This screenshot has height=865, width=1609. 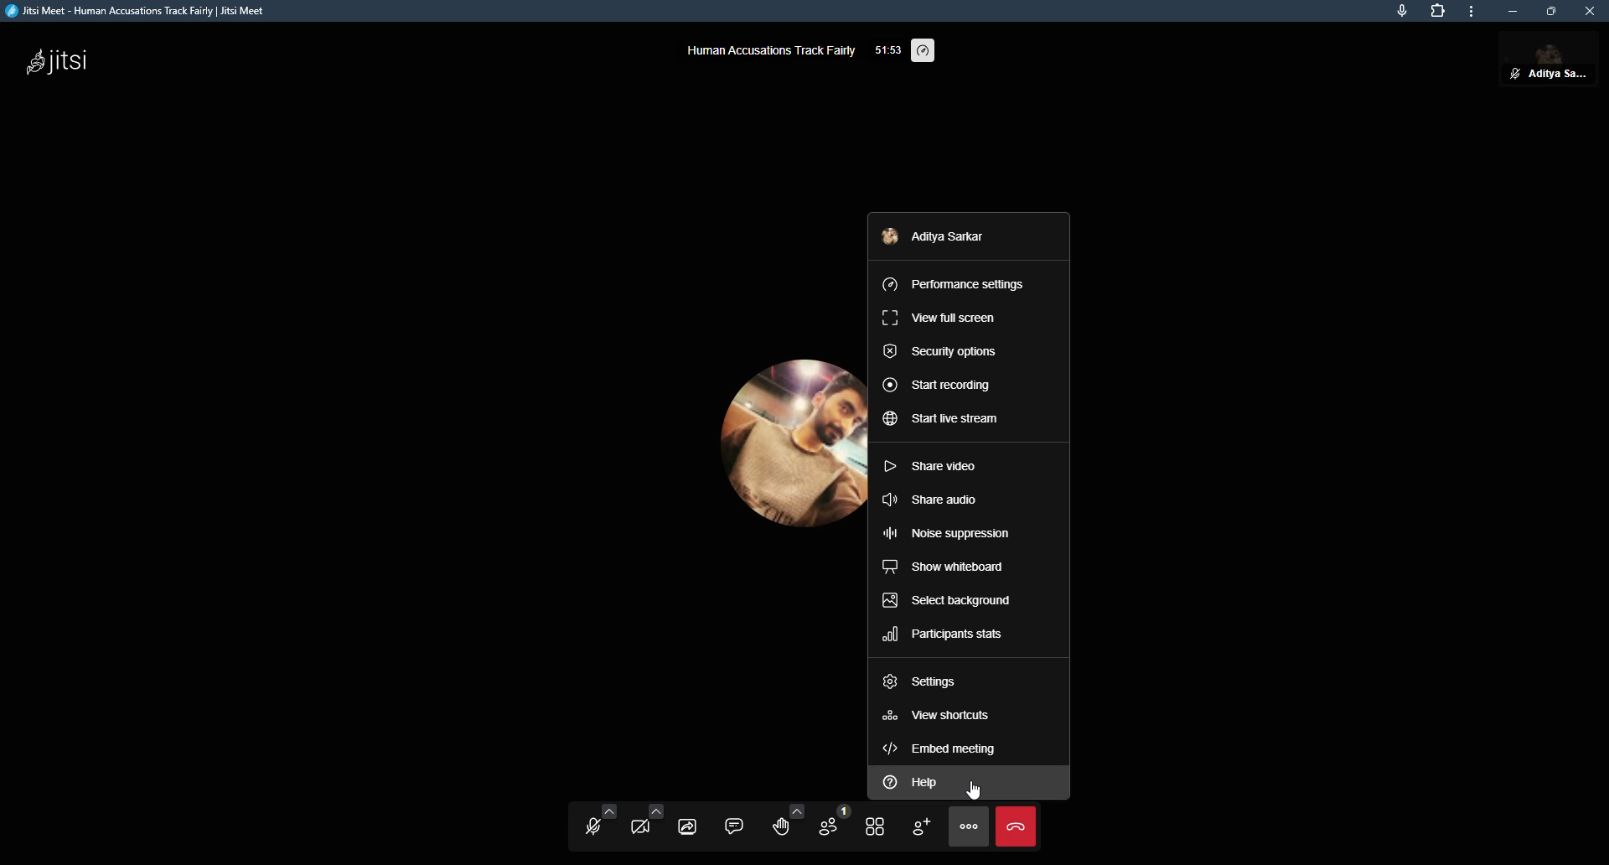 I want to click on participants stats, so click(x=939, y=634).